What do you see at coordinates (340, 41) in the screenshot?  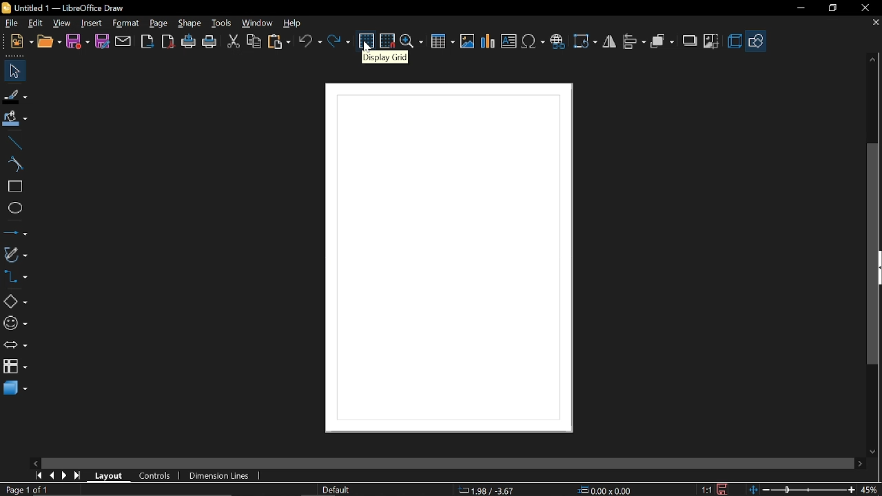 I see `redo` at bounding box center [340, 41].